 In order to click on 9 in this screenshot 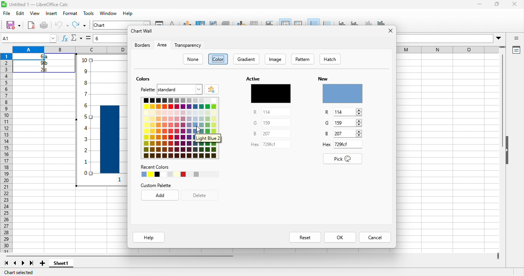, I will do `click(40, 63)`.